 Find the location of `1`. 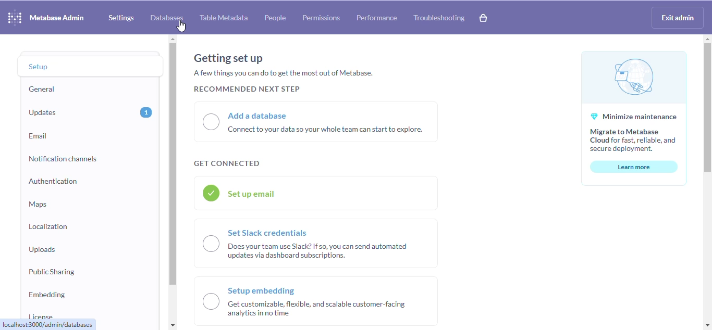

1 is located at coordinates (146, 112).